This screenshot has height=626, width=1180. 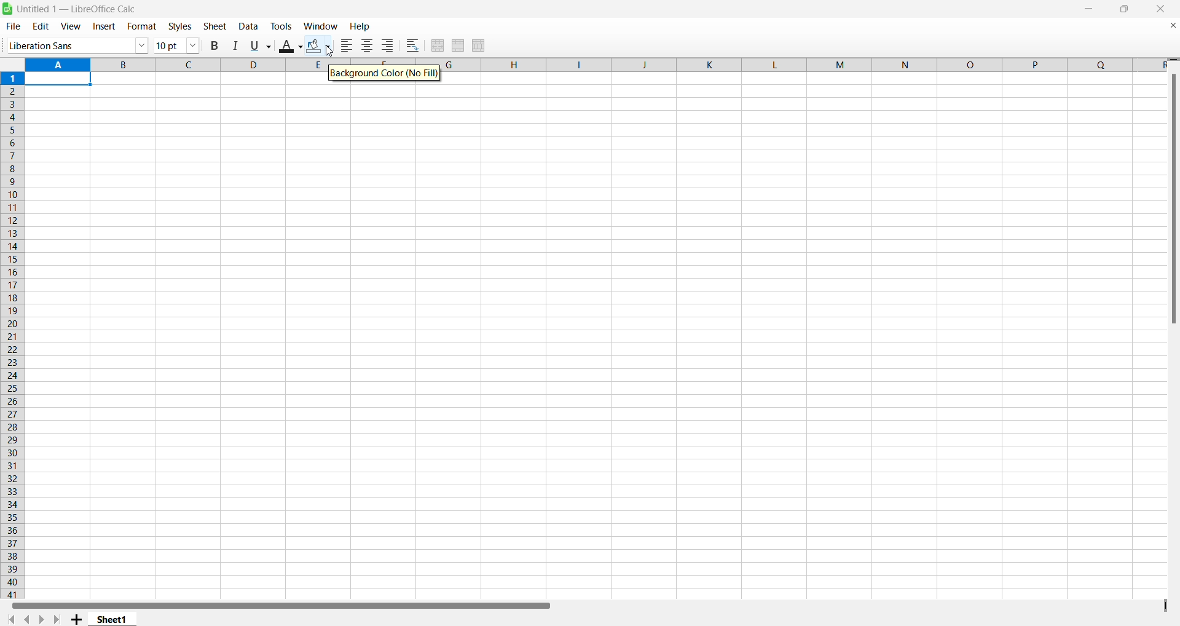 I want to click on last, so click(x=60, y=617).